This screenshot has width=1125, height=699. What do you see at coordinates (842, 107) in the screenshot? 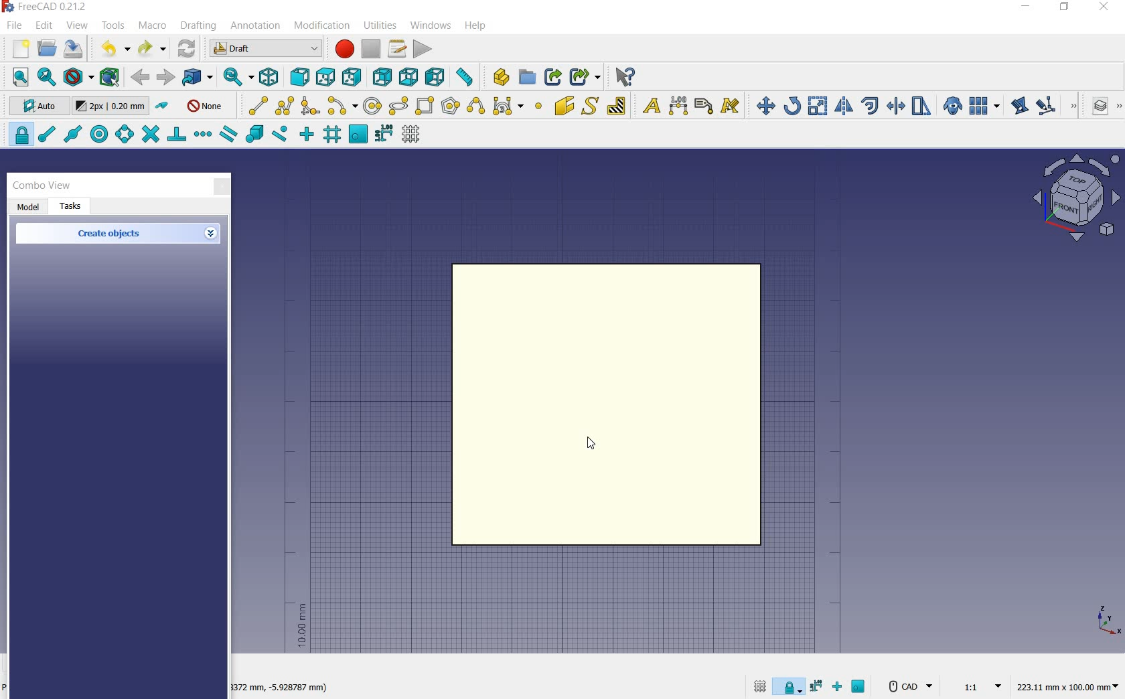
I see `mirror` at bounding box center [842, 107].